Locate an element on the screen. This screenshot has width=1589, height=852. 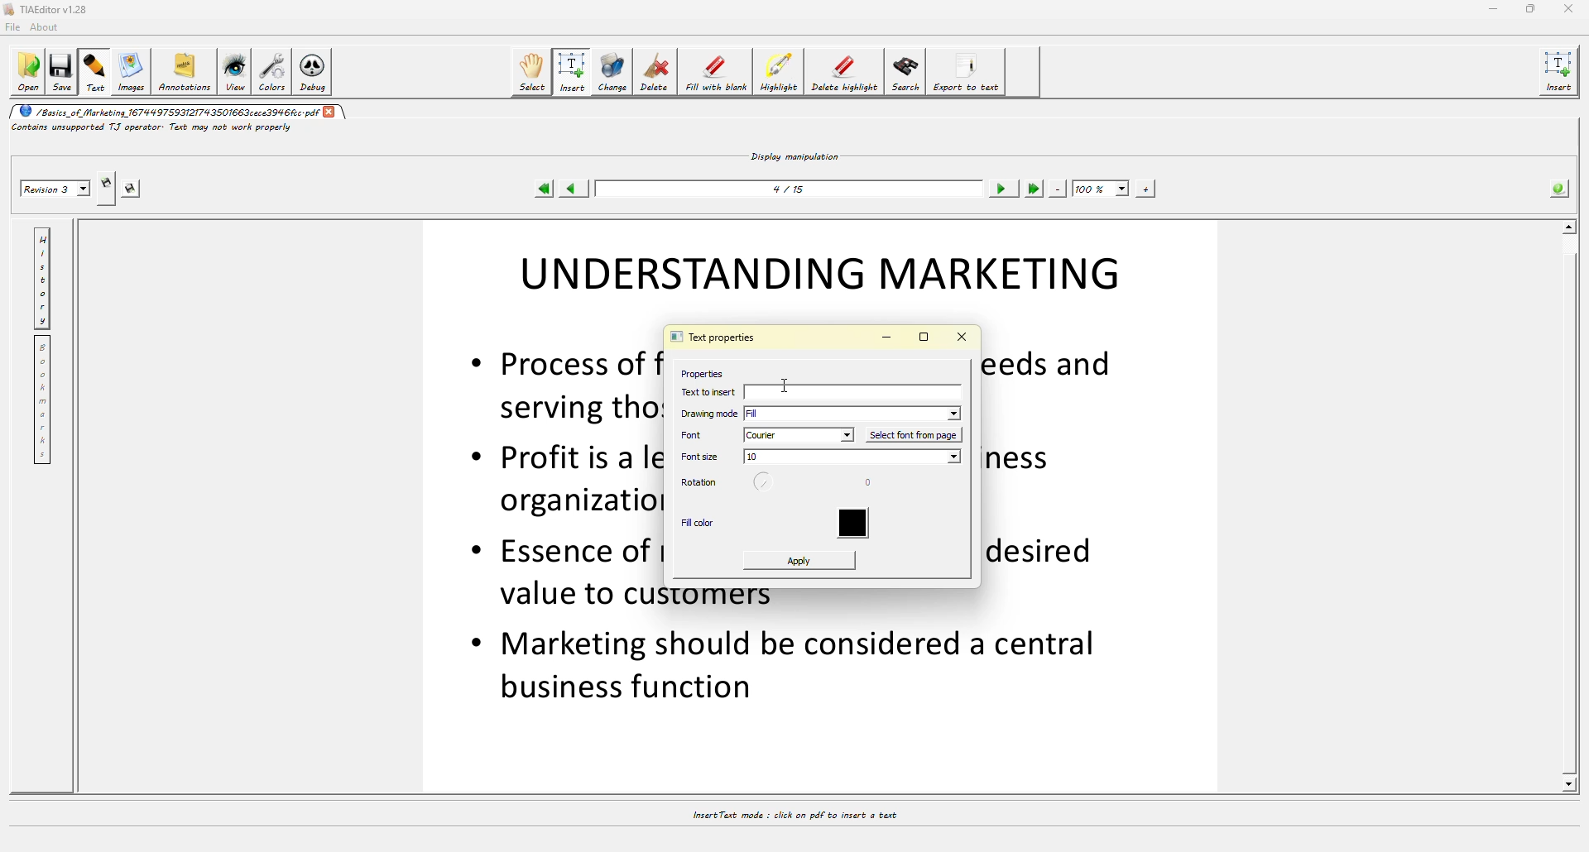
text to insert is located at coordinates (847, 394).